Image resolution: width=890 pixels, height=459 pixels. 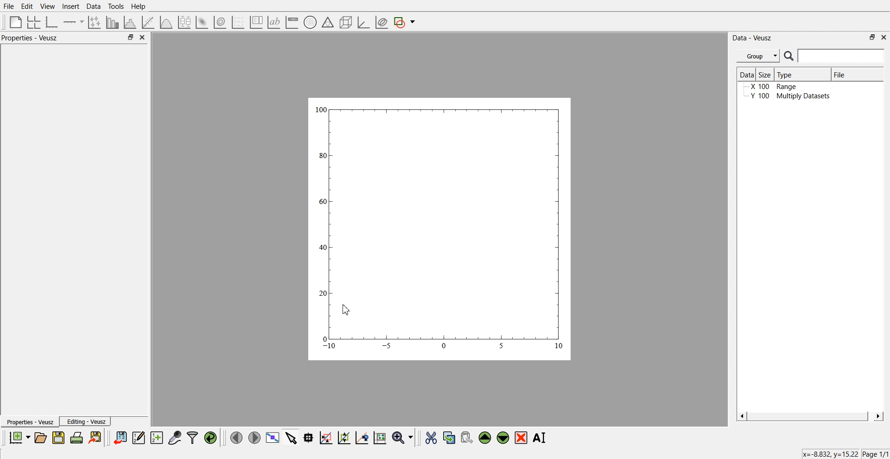 I want to click on base graphs, so click(x=52, y=22).